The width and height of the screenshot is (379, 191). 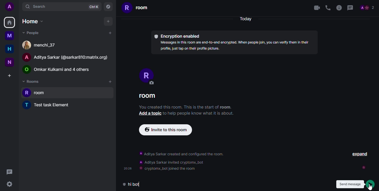 I want to click on video call, so click(x=317, y=8).